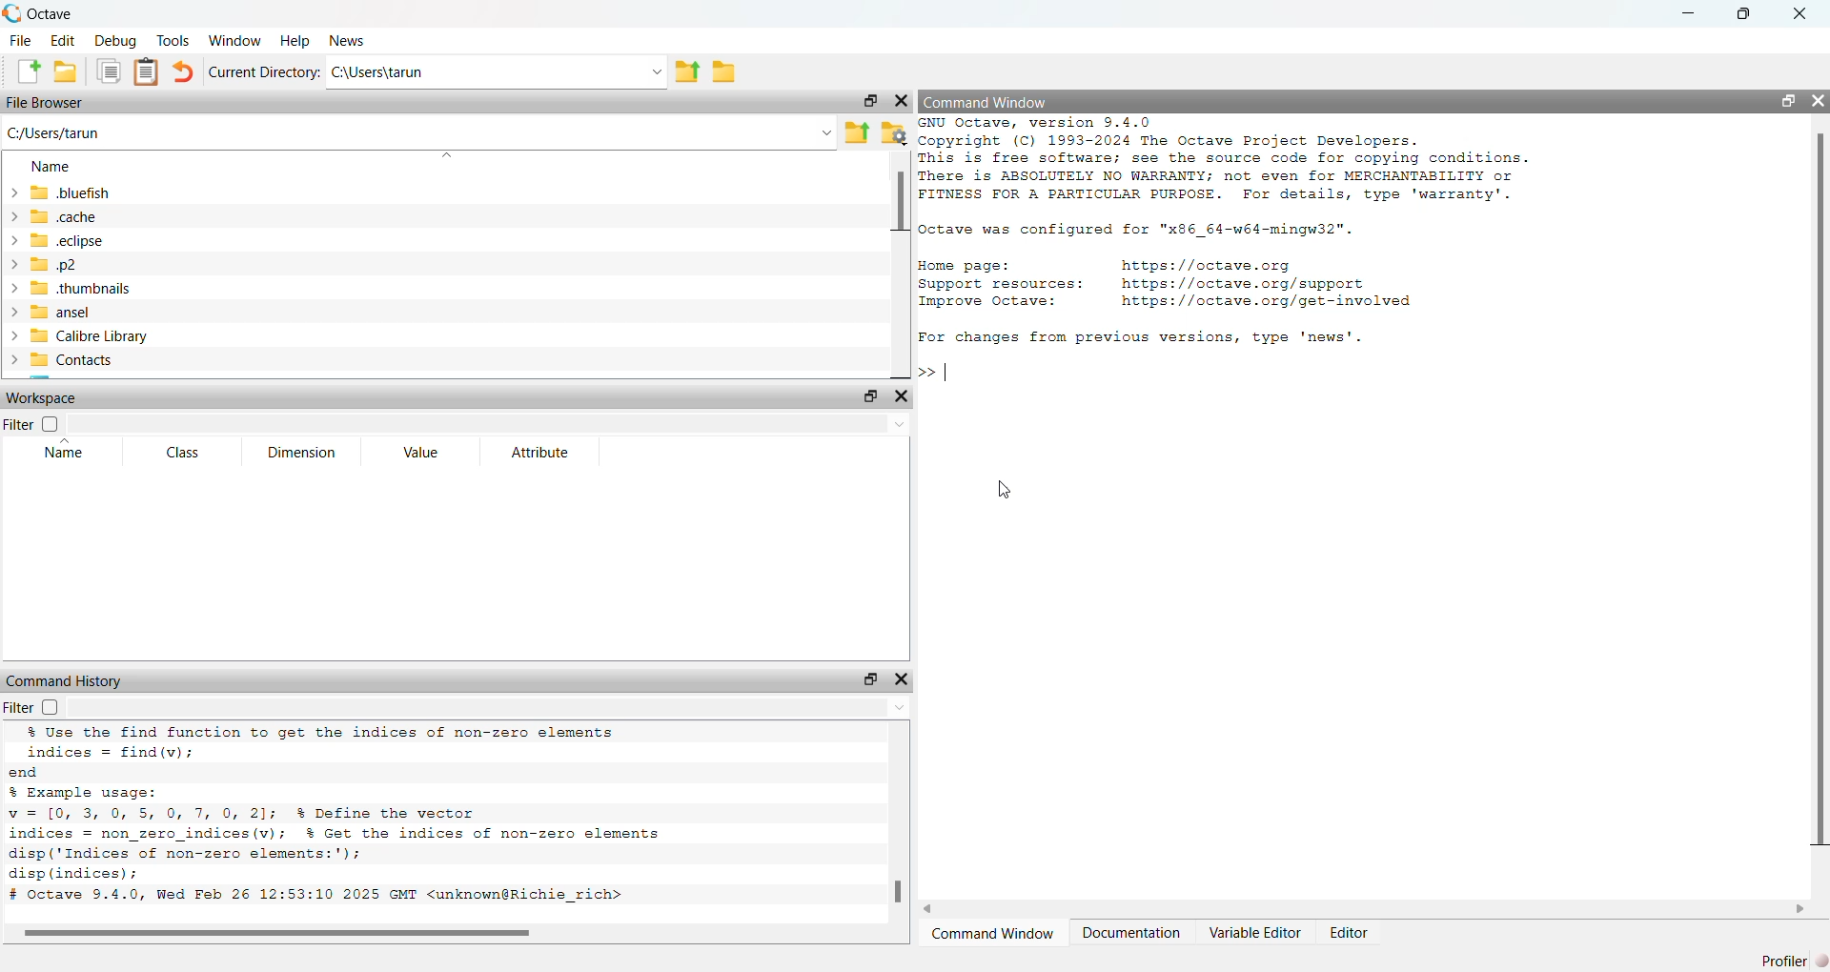 The width and height of the screenshot is (1830, 972). I want to click on folder settings, so click(896, 132).